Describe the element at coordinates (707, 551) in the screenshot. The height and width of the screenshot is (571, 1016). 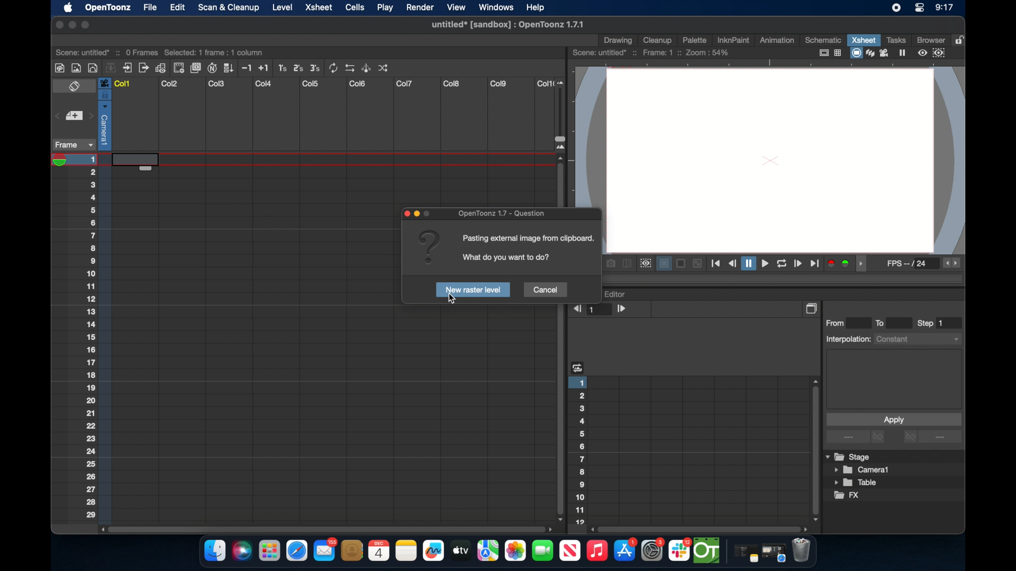
I see `opentoonz` at that location.